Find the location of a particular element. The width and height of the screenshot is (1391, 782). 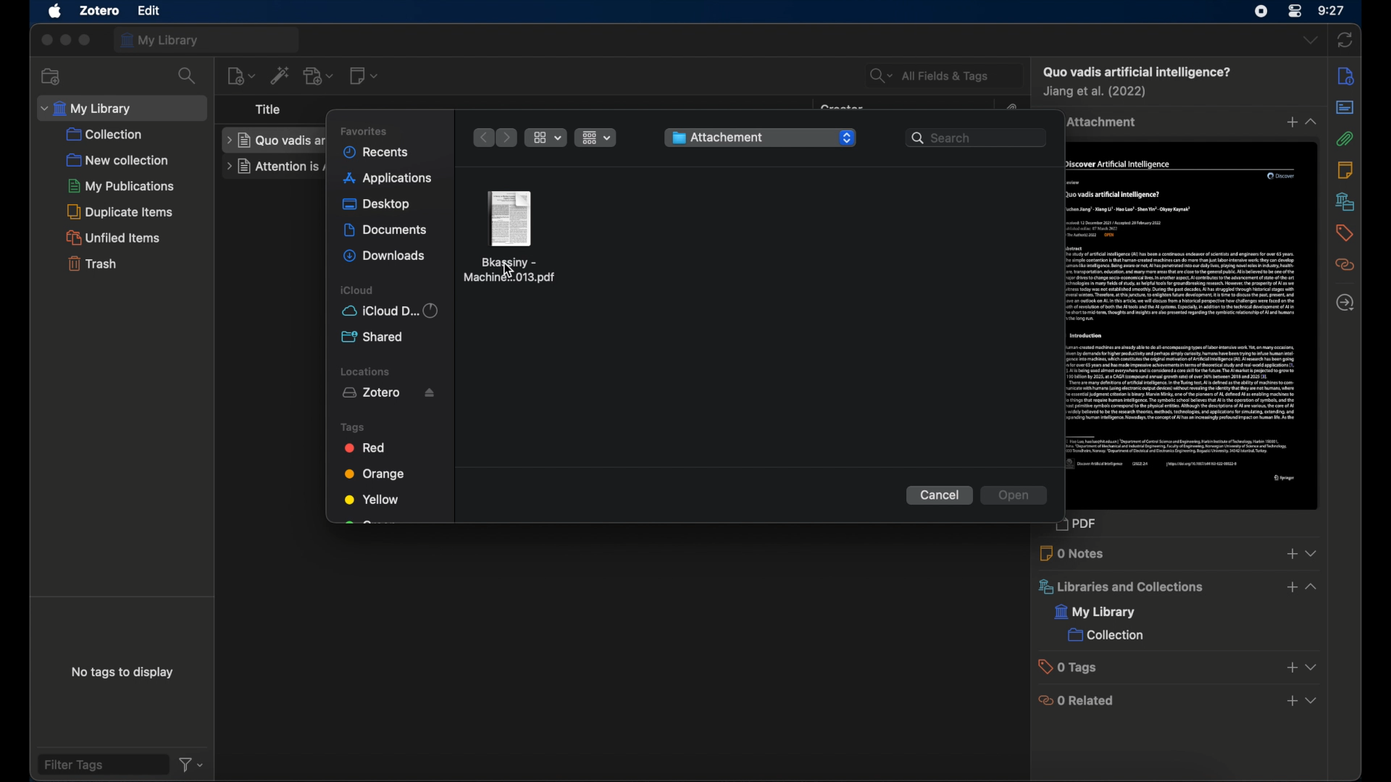

dropdown menu is located at coordinates (1313, 552).